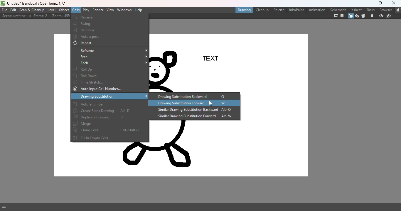  I want to click on browser, so click(384, 10).